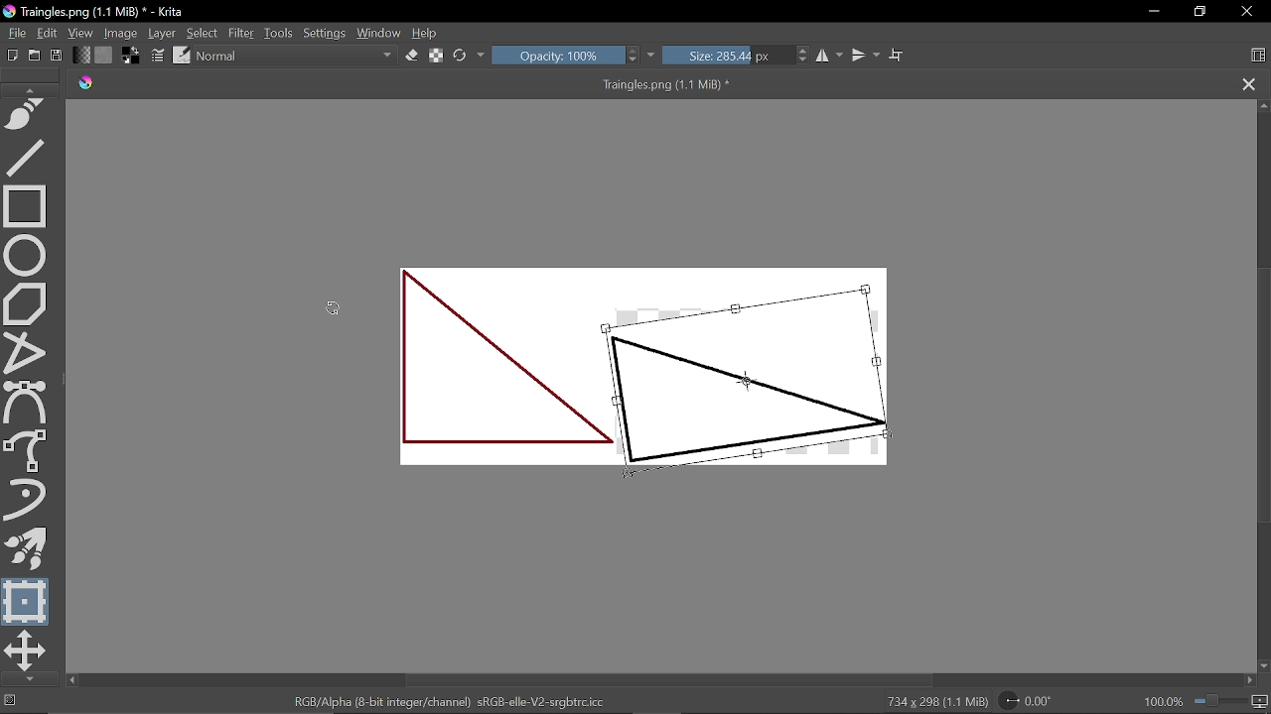 Image resolution: width=1271 pixels, height=714 pixels. Describe the element at coordinates (8, 701) in the screenshot. I see `No selection` at that location.